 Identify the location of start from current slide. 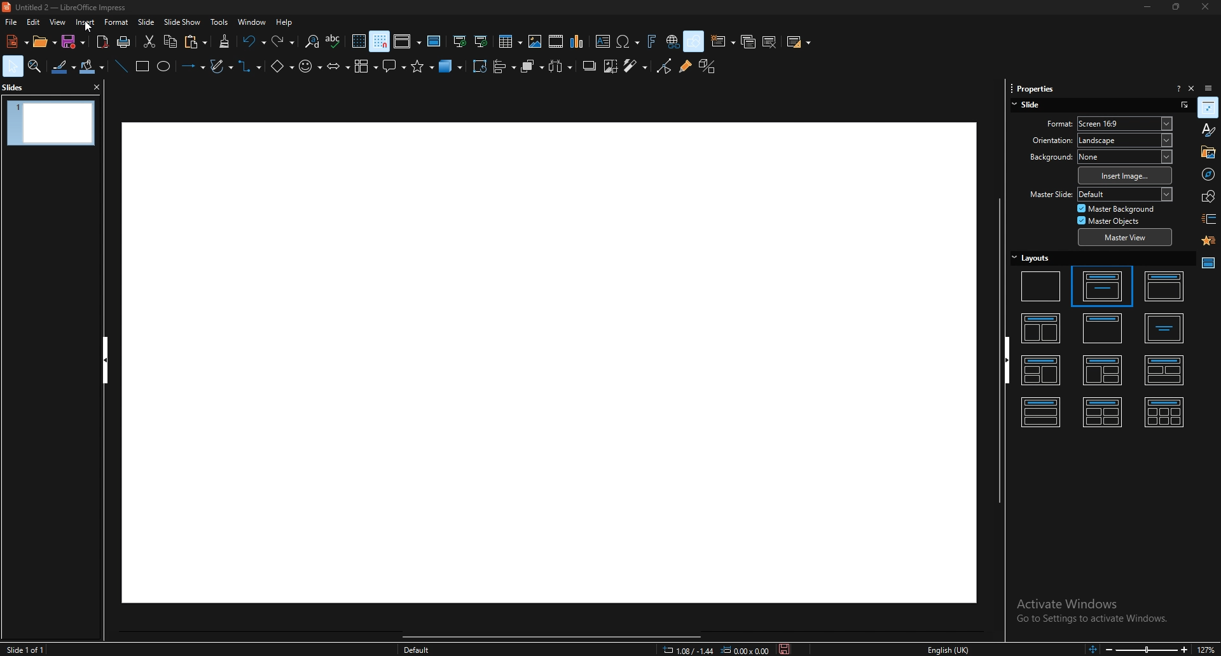
(481, 42).